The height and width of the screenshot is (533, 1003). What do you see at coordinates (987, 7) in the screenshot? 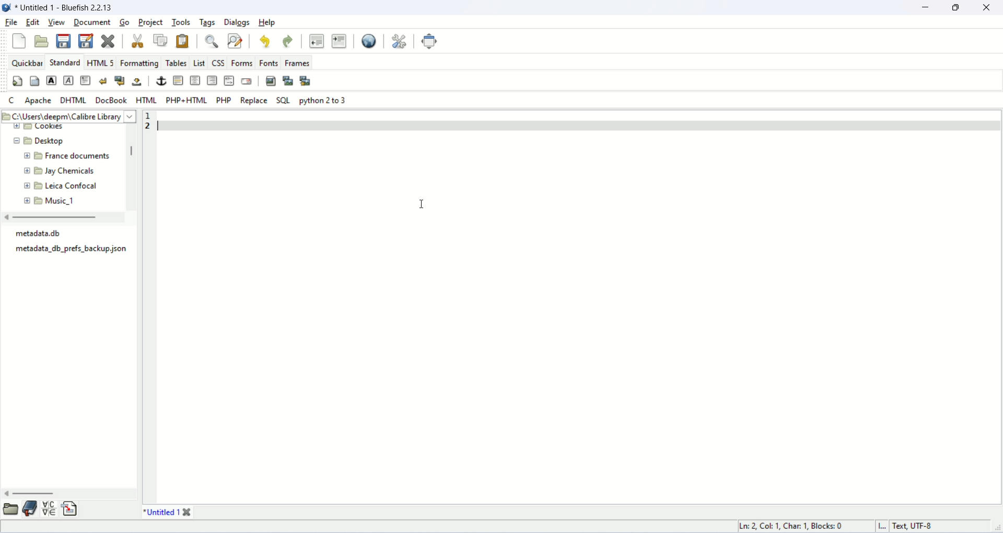
I see `close` at bounding box center [987, 7].